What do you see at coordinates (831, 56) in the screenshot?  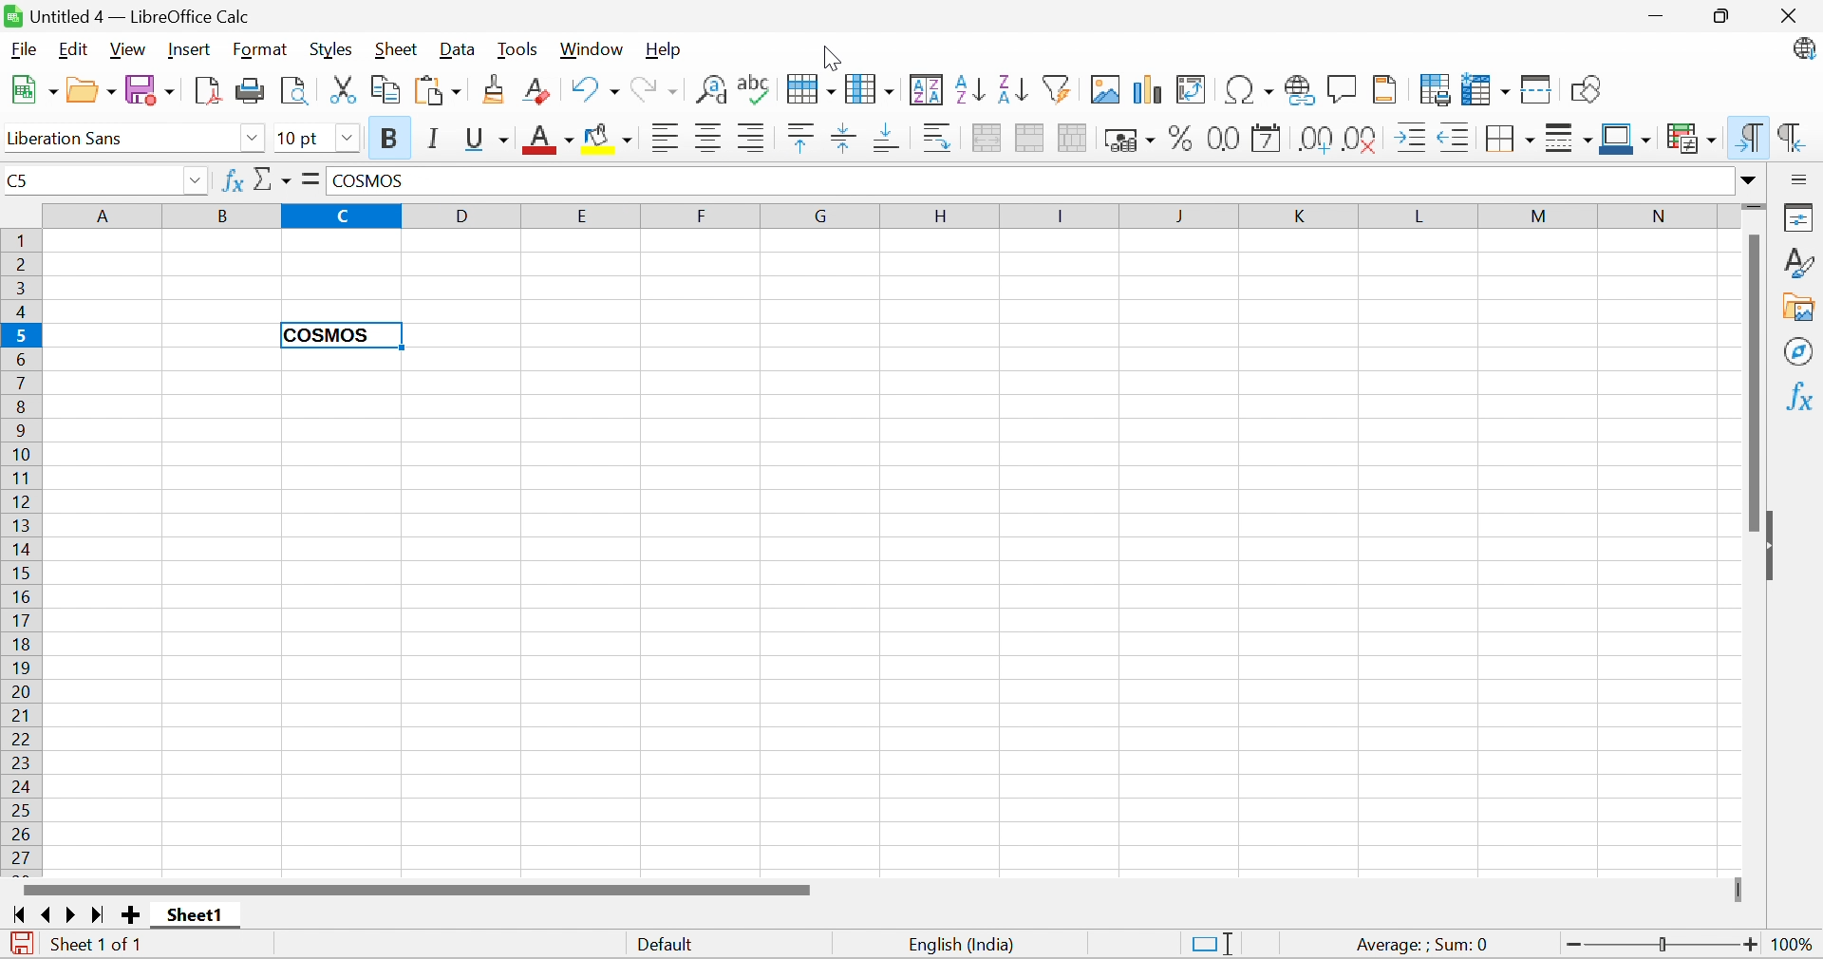 I see `Cursor` at bounding box center [831, 56].